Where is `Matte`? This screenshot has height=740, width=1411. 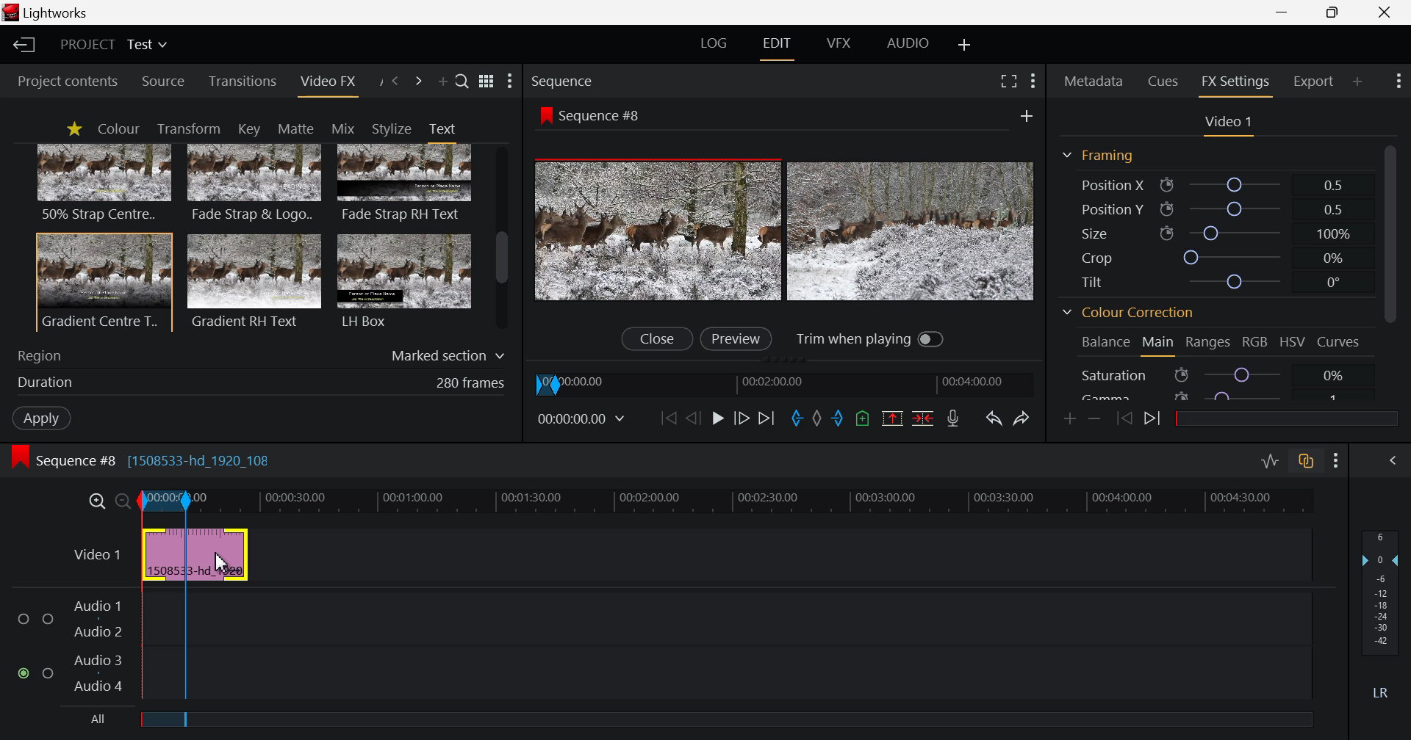 Matte is located at coordinates (295, 128).